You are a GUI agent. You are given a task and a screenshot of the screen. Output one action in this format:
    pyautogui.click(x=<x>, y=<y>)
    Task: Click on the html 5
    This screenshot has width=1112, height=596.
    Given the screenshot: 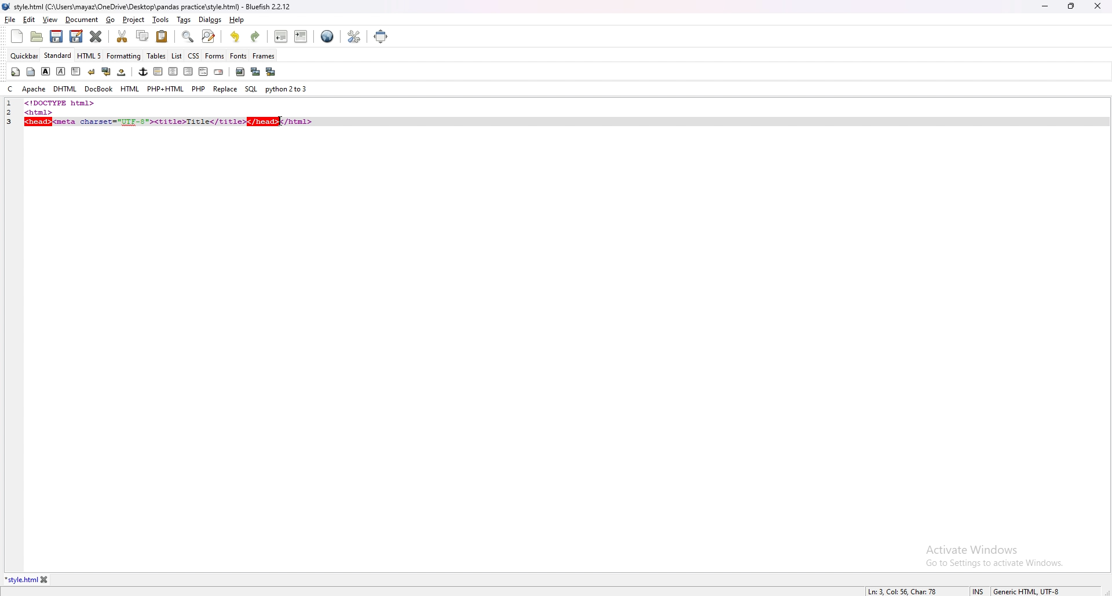 What is the action you would take?
    pyautogui.click(x=90, y=56)
    